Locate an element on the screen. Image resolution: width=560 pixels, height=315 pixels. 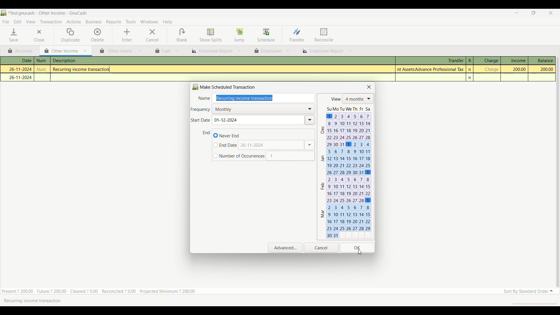
Input number of finite occurrences is located at coordinates (239, 156).